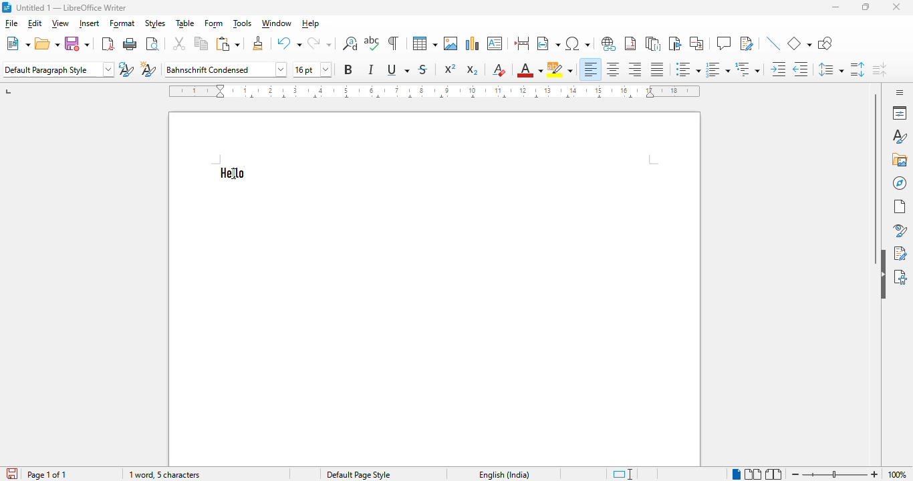  What do you see at coordinates (900, 253) in the screenshot?
I see `manage changes` at bounding box center [900, 253].